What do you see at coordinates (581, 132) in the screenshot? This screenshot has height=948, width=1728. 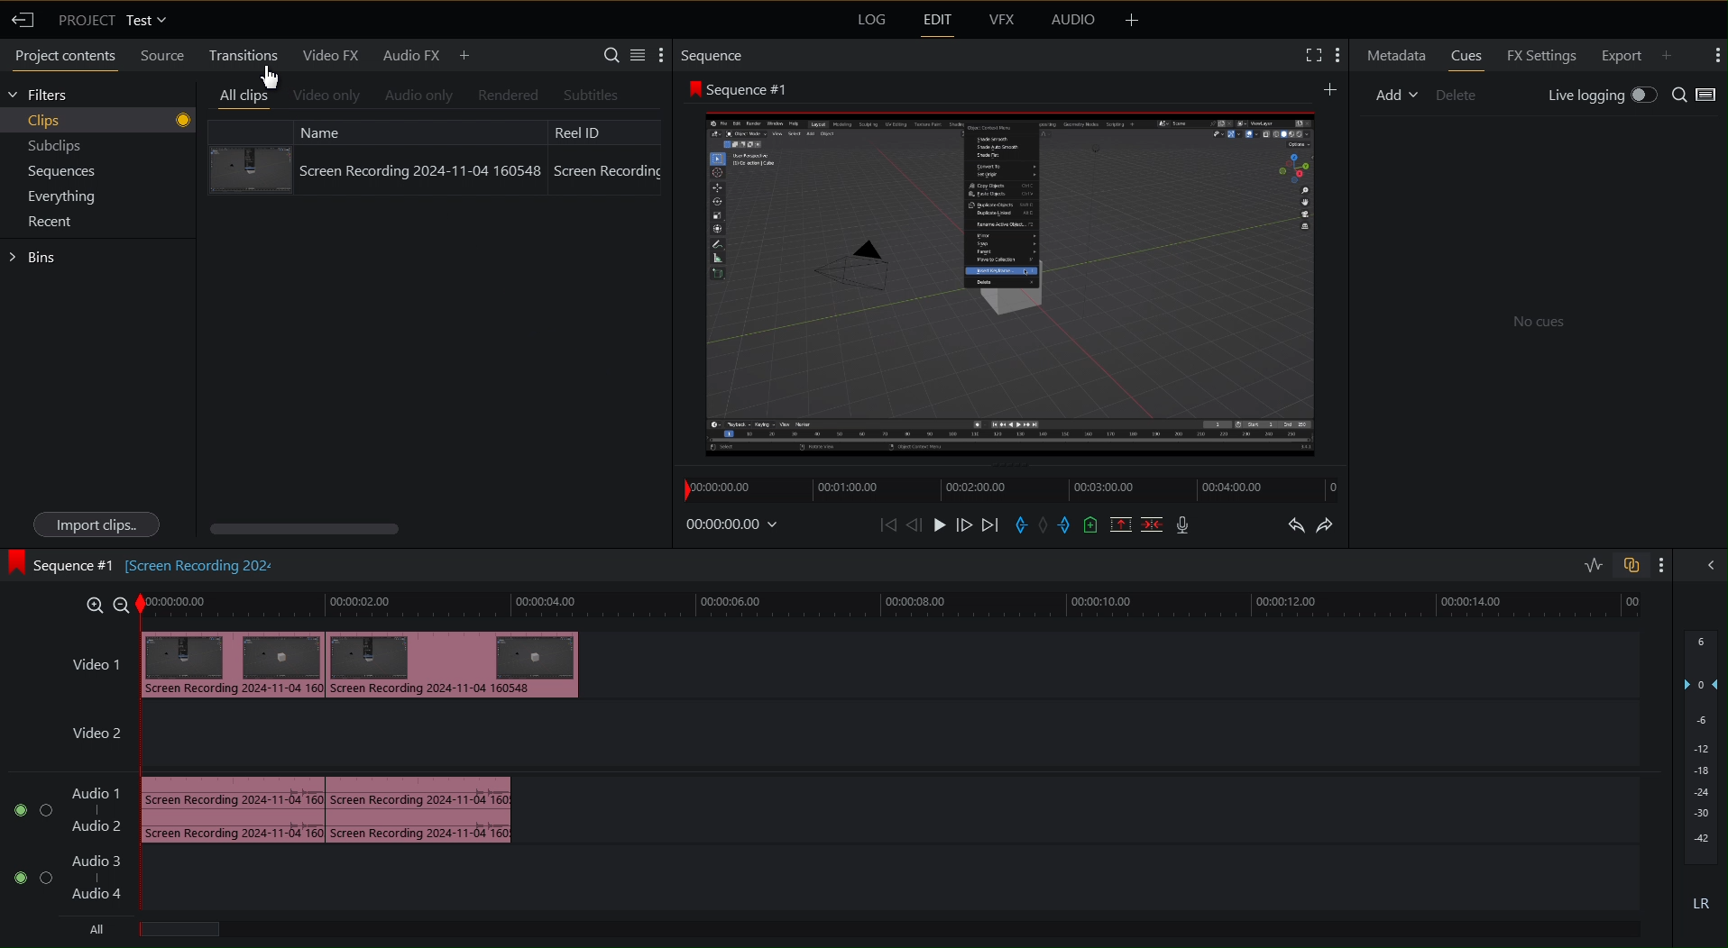 I see `Reel ID` at bounding box center [581, 132].